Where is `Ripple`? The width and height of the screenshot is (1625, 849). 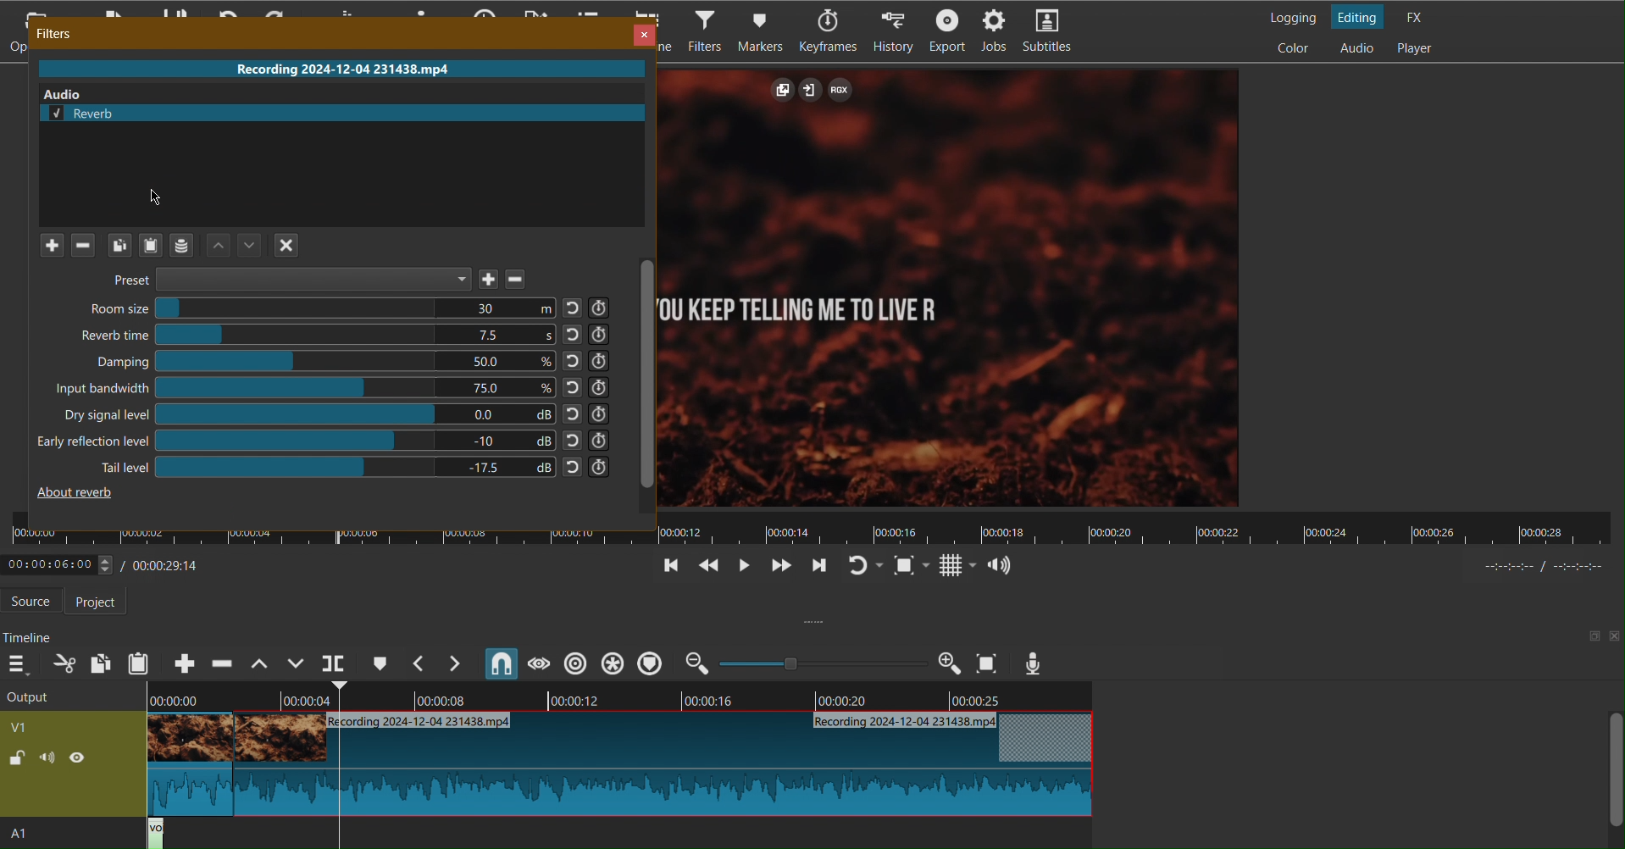 Ripple is located at coordinates (617, 663).